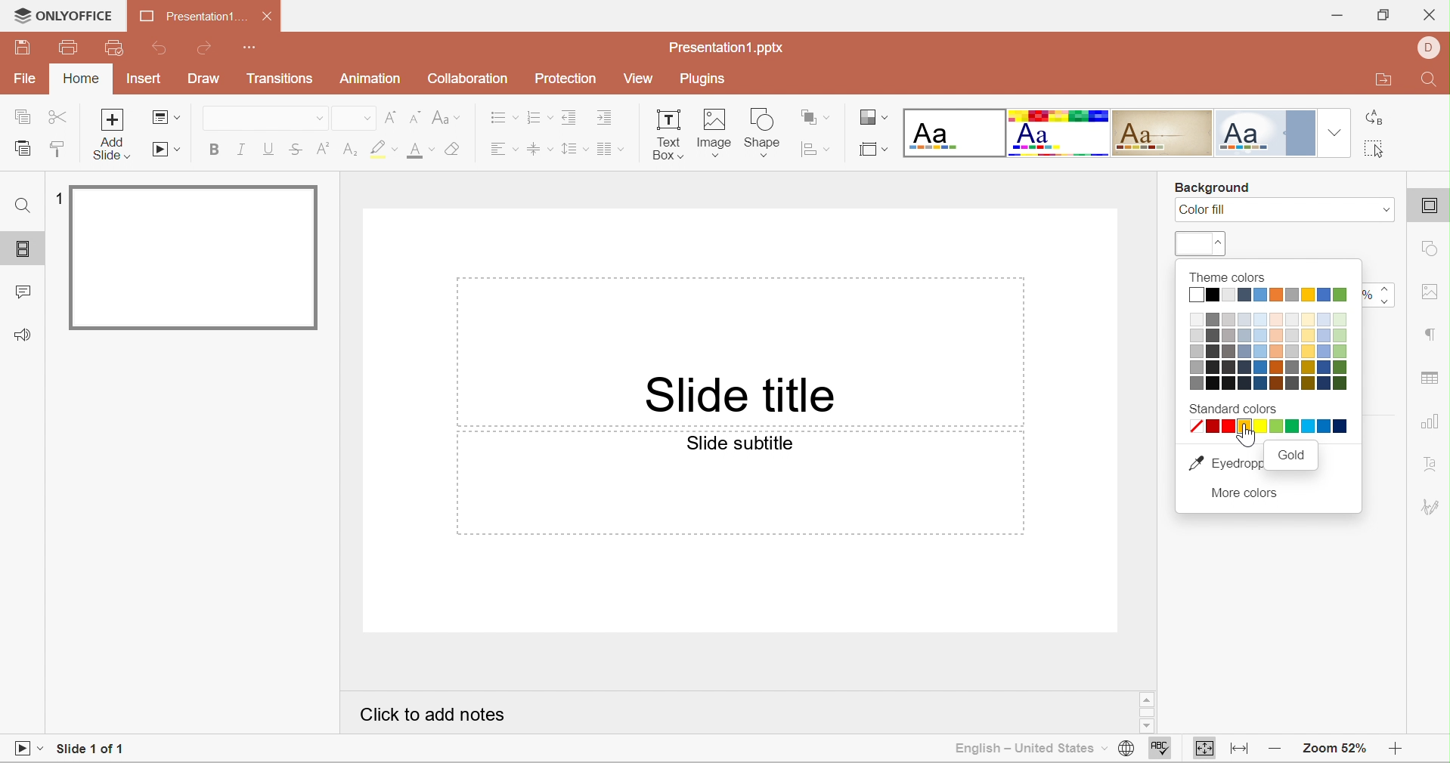 The height and width of the screenshot is (763, 1450). Describe the element at coordinates (188, 17) in the screenshot. I see `Presentation1...` at that location.